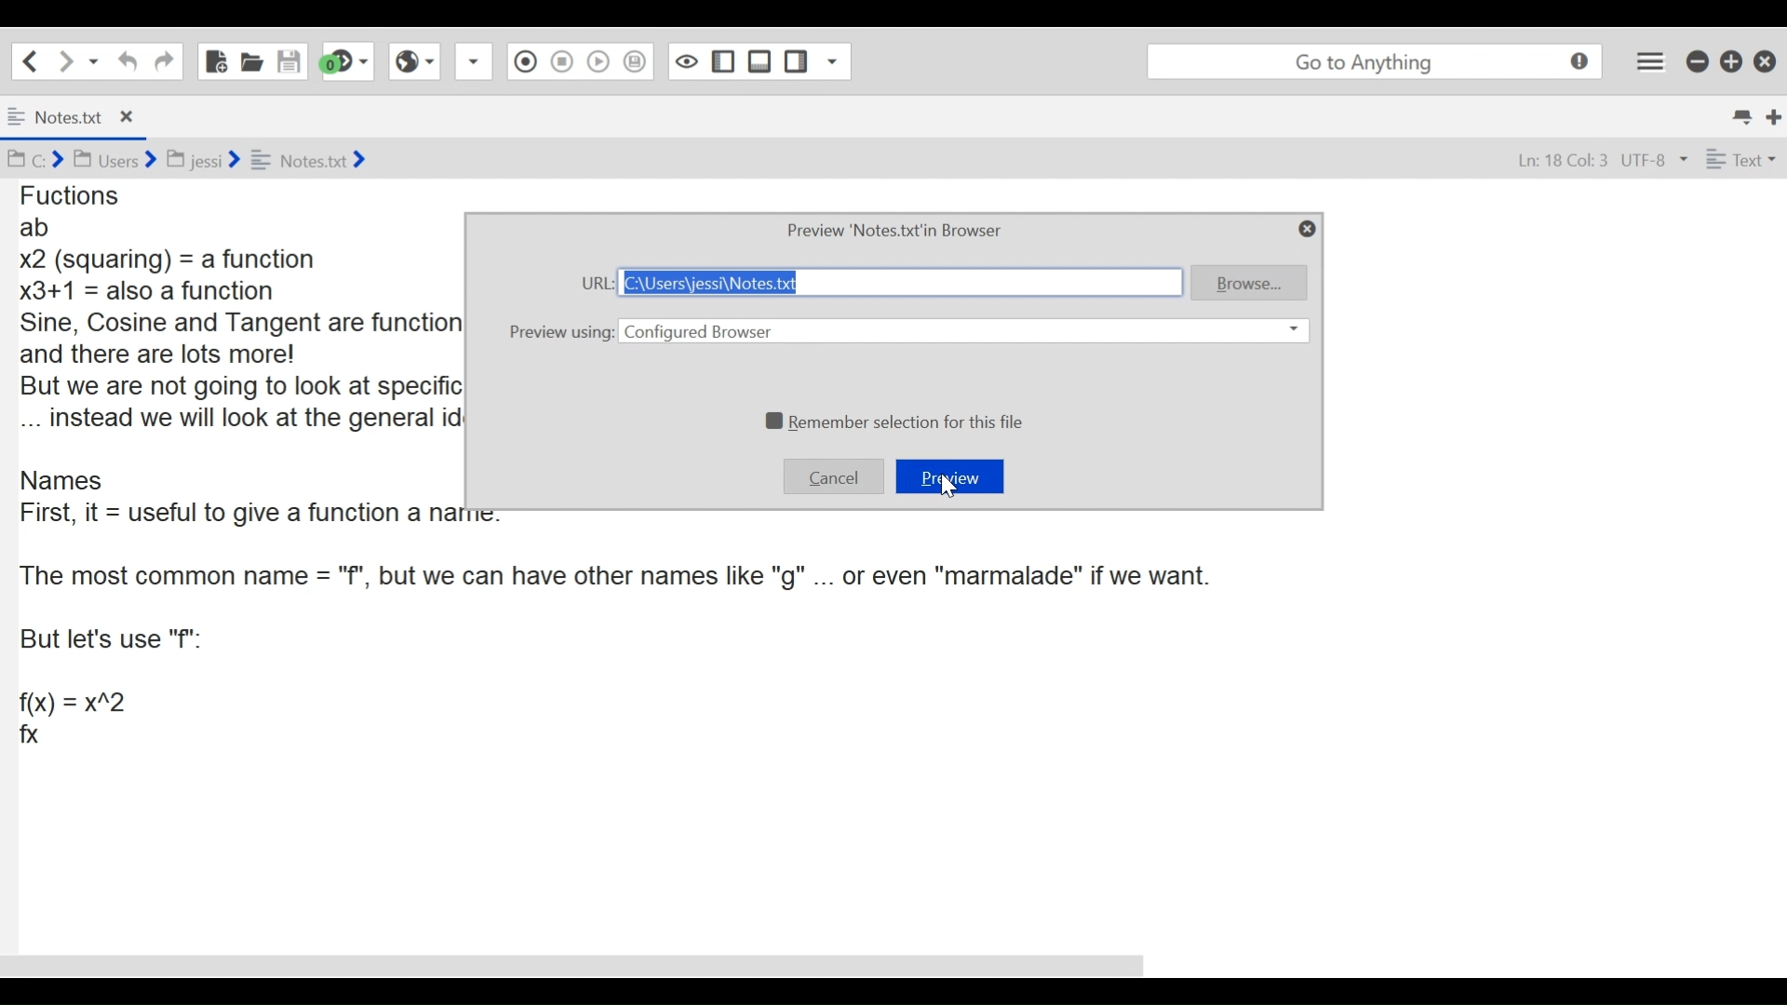 This screenshot has width=1787, height=1005. I want to click on Cursor, so click(952, 489).